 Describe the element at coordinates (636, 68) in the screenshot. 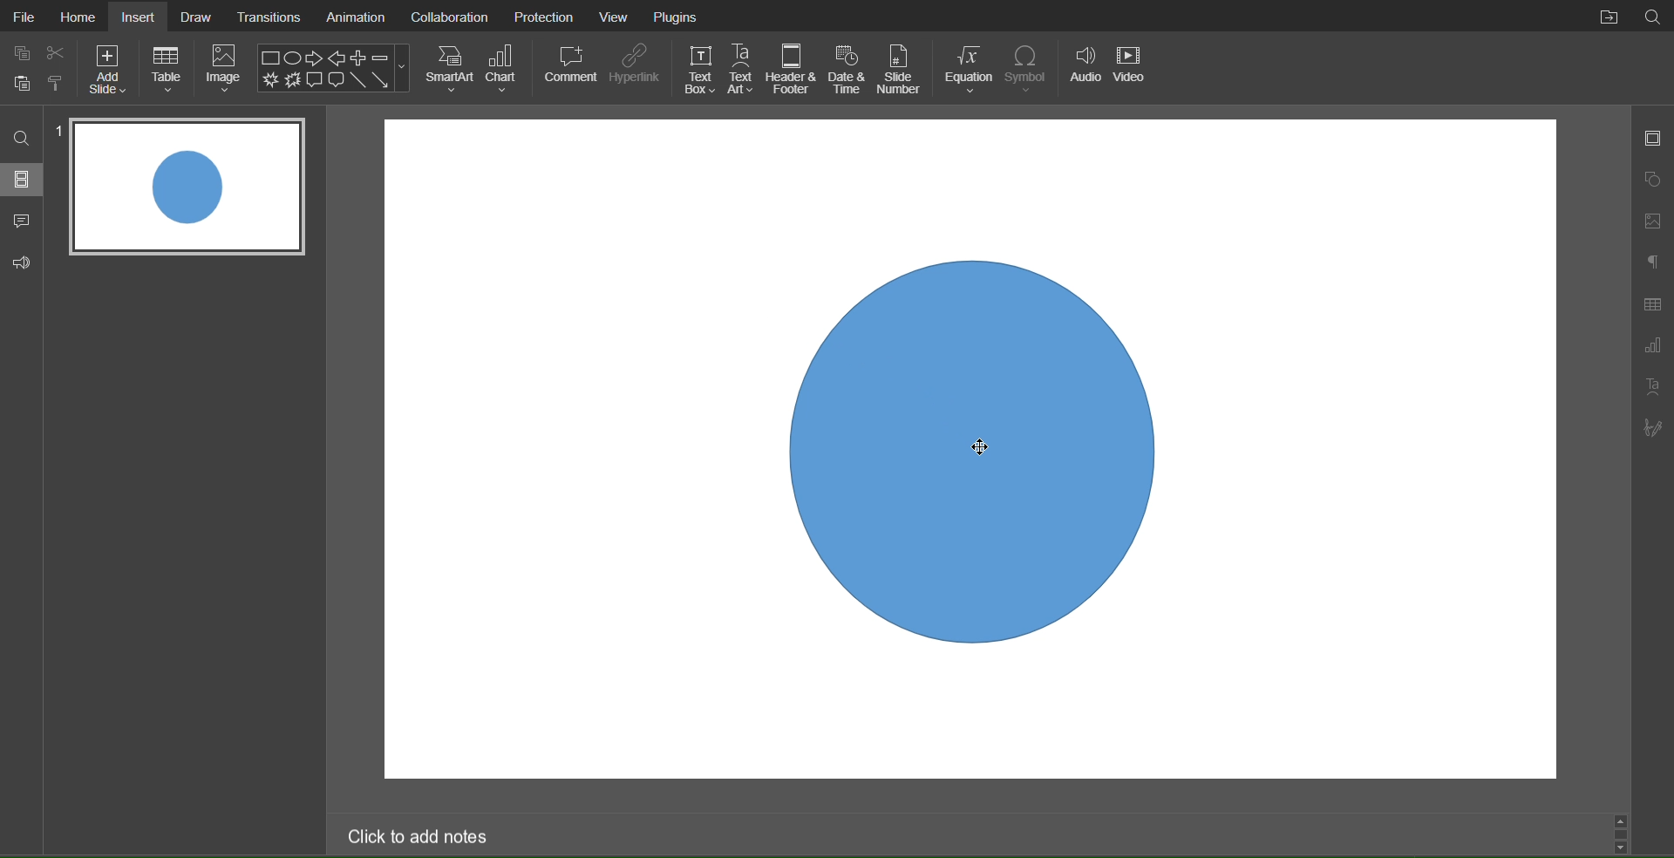

I see `Hyperlink` at that location.